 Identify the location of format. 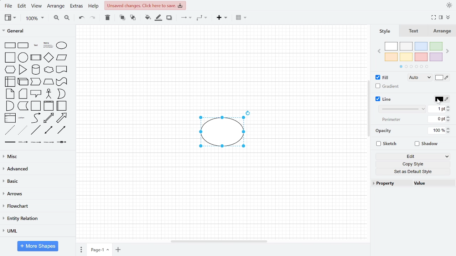
(441, 17).